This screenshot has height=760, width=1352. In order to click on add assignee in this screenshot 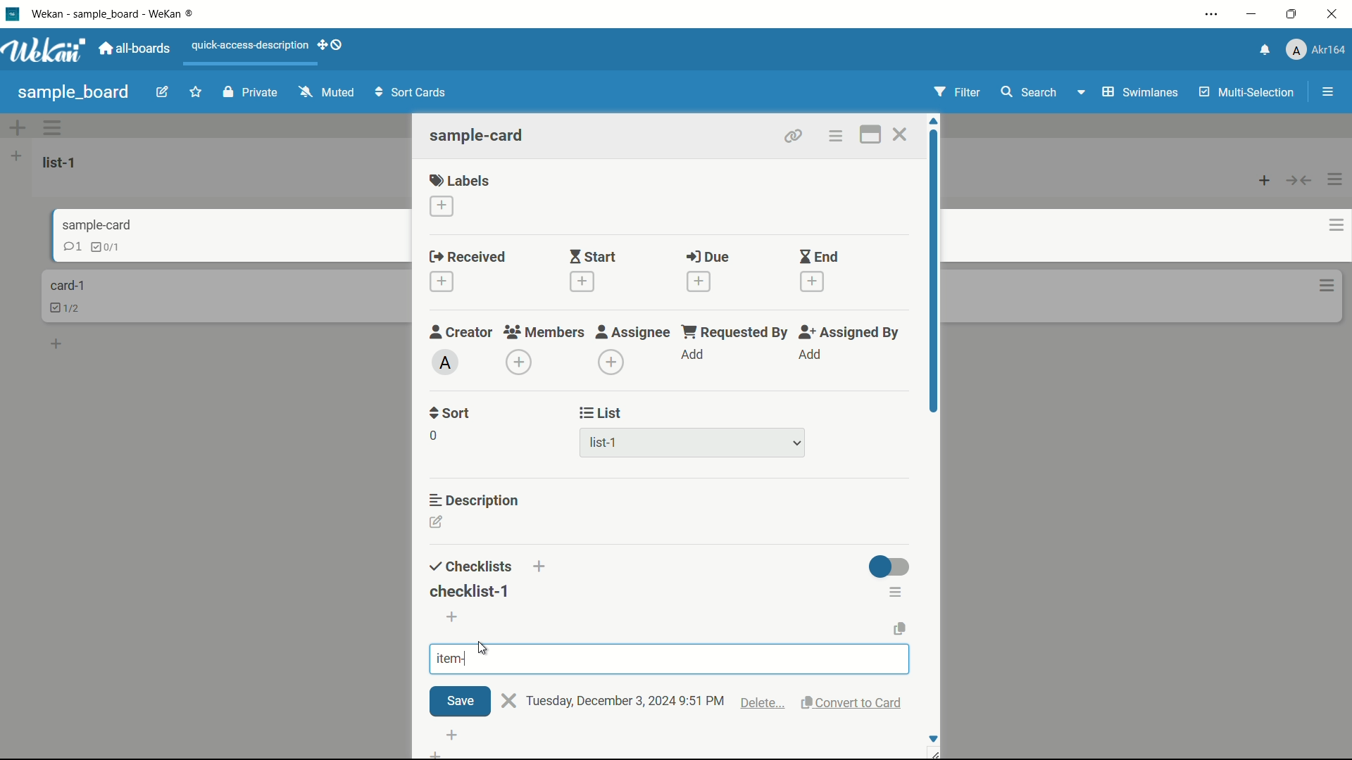, I will do `click(810, 354)`.